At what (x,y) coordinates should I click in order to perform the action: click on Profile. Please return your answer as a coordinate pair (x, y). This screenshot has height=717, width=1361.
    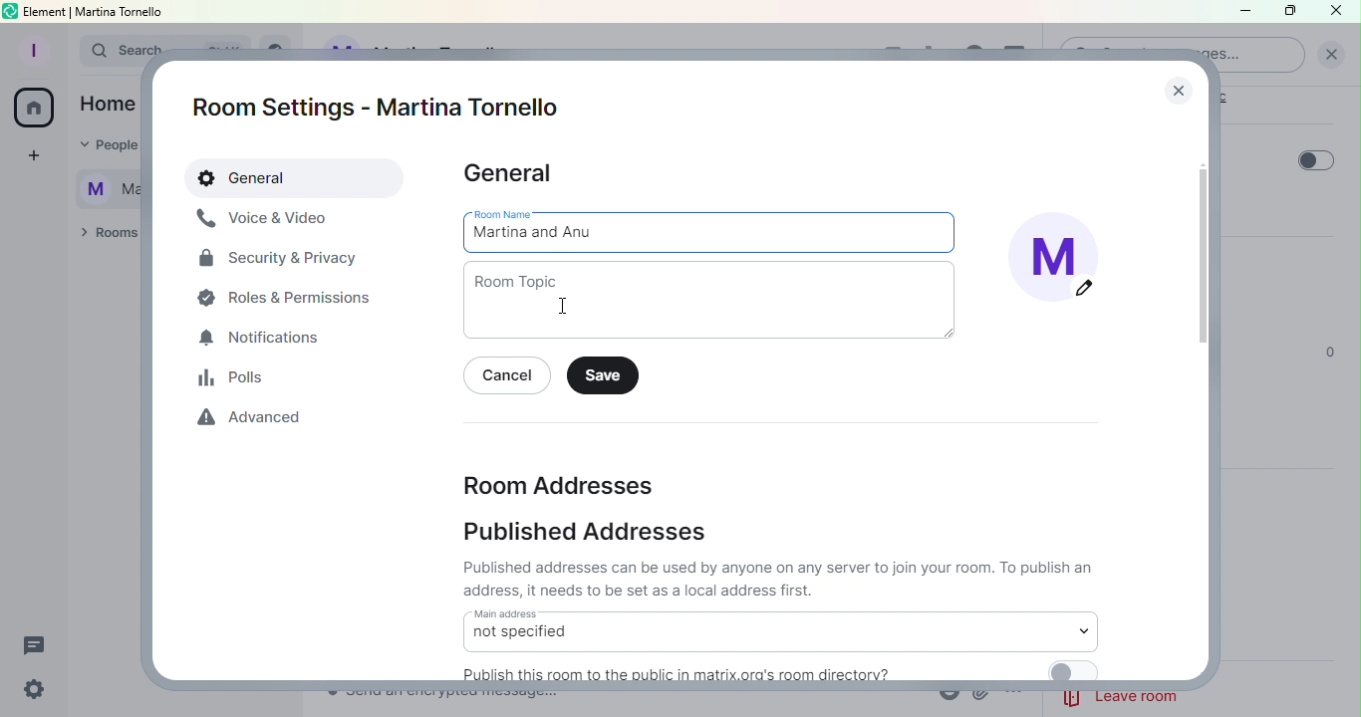
    Looking at the image, I should click on (31, 48).